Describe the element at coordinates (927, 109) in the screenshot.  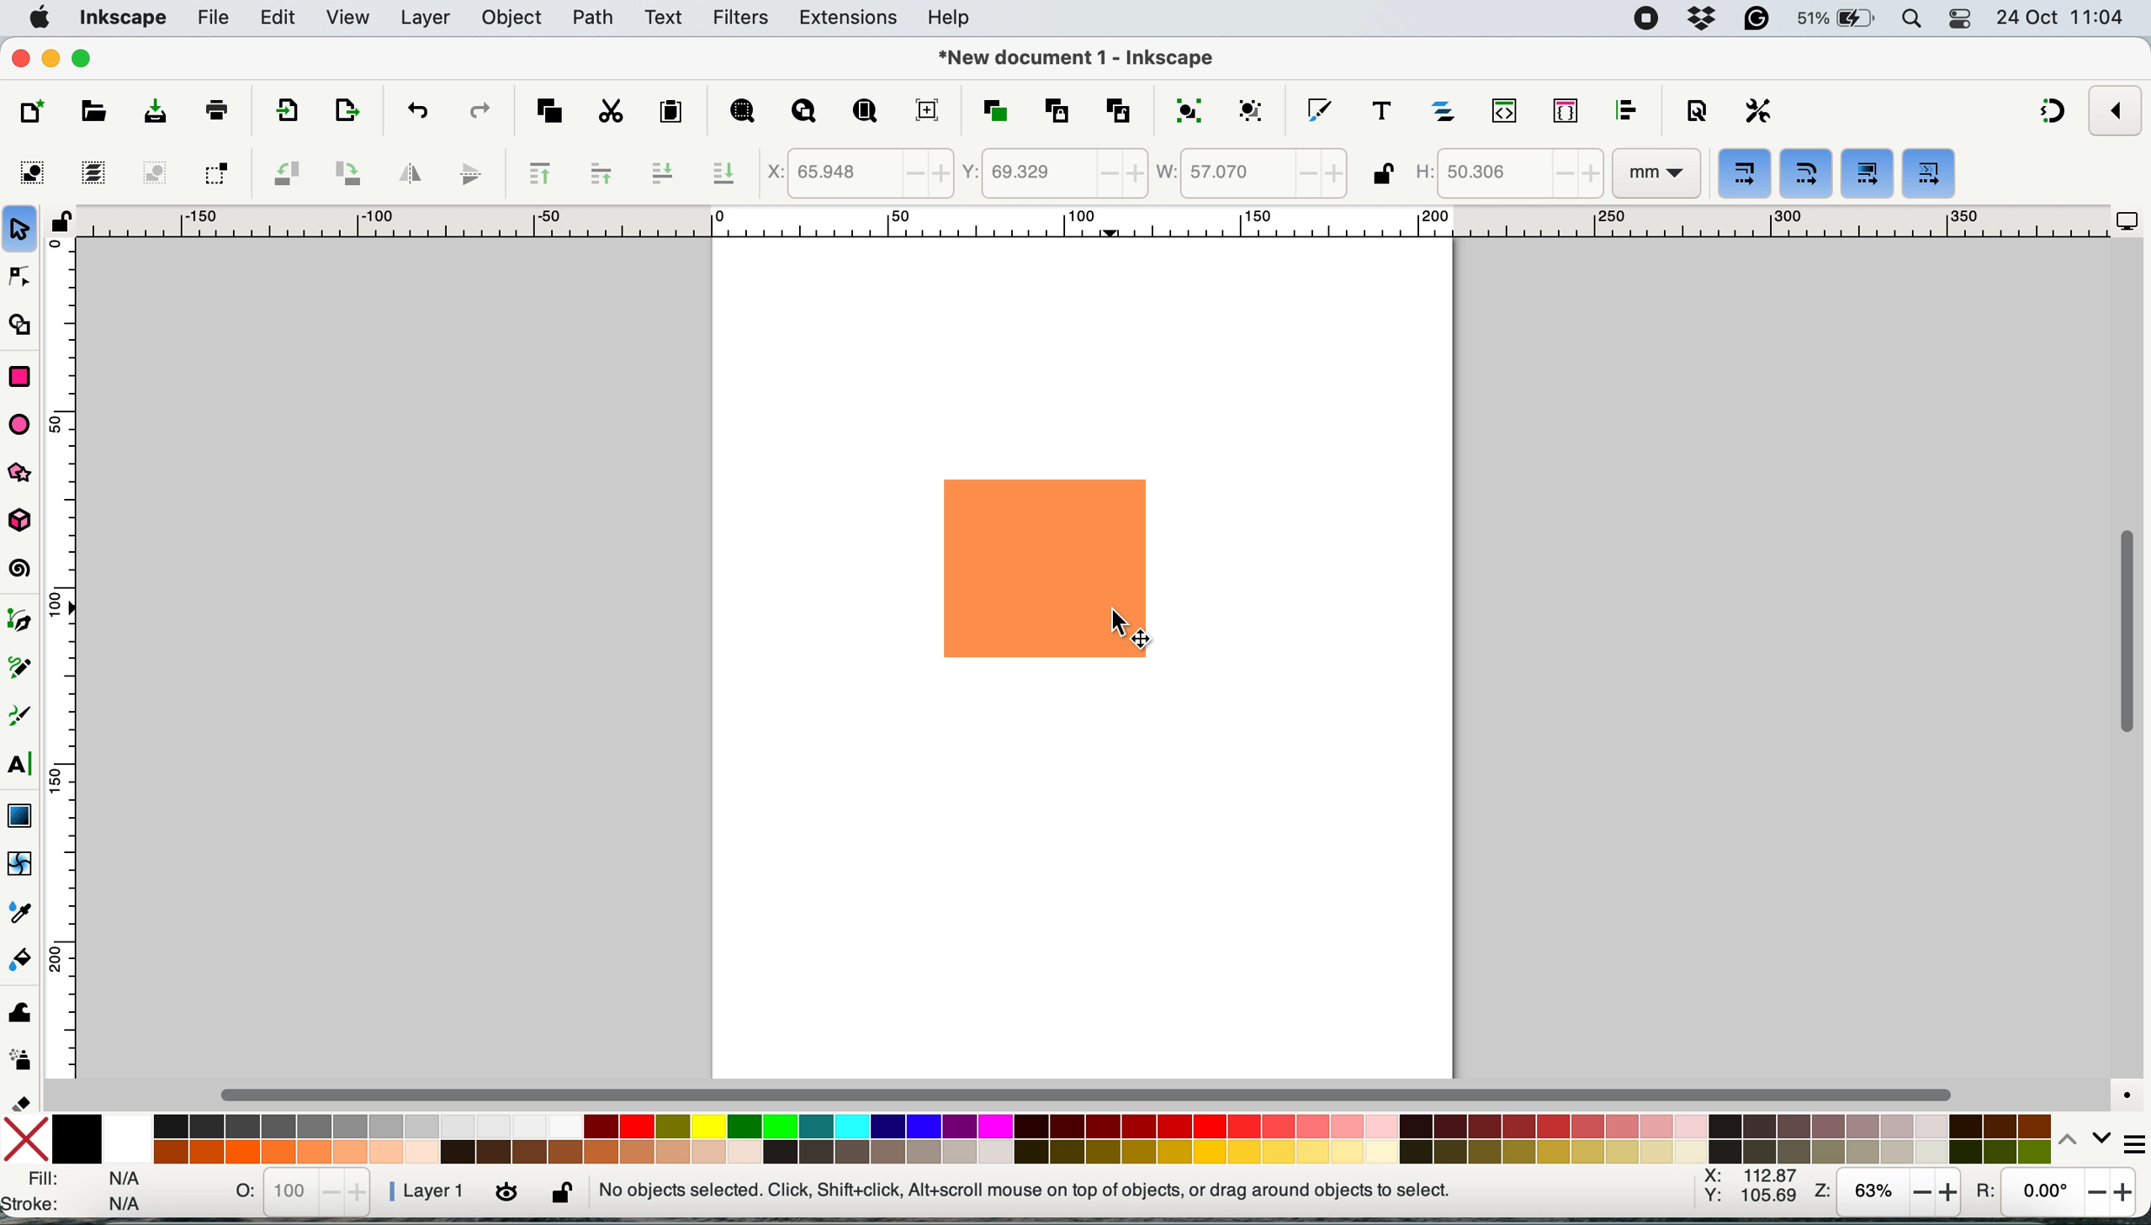
I see `zoom center page` at that location.